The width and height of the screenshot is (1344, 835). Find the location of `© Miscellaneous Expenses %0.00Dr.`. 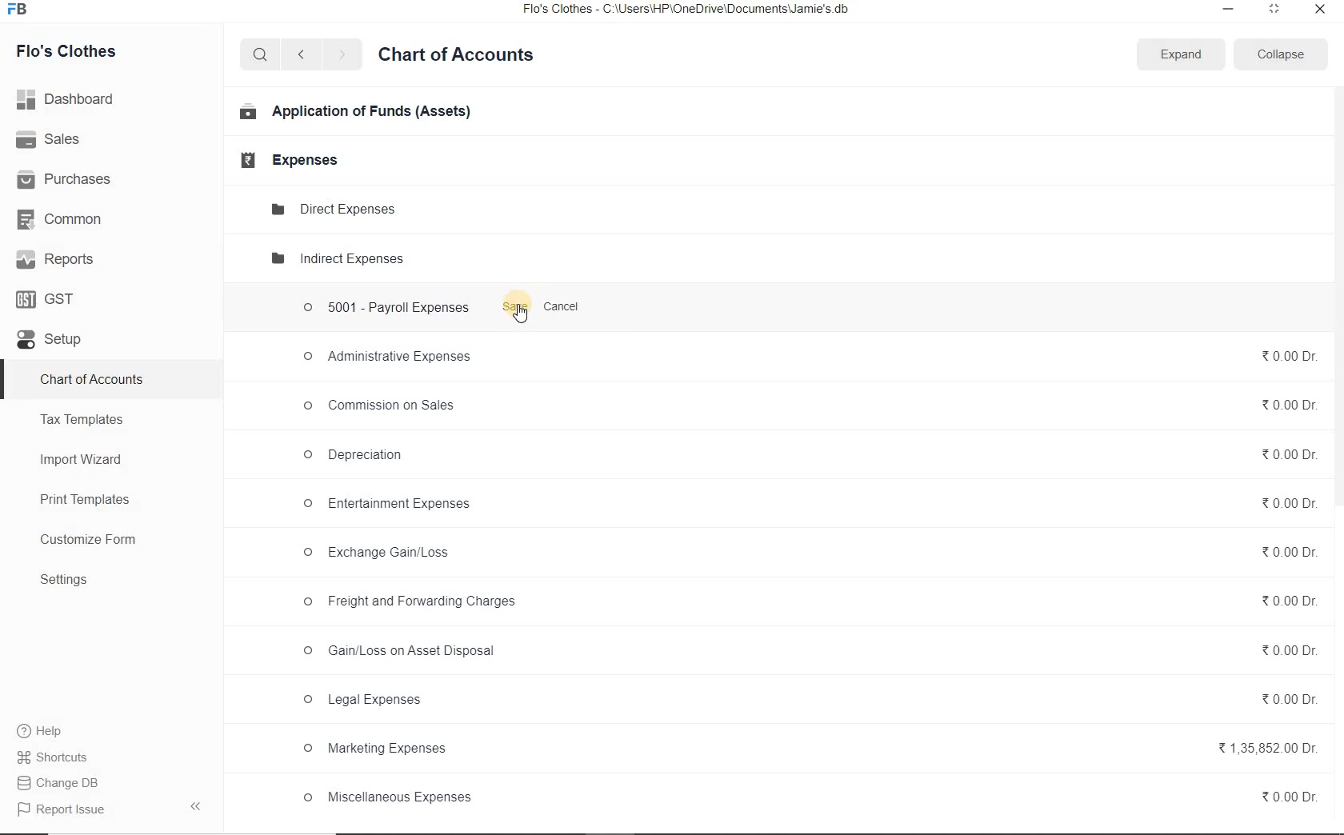

© Miscellaneous Expenses %0.00Dr. is located at coordinates (809, 798).